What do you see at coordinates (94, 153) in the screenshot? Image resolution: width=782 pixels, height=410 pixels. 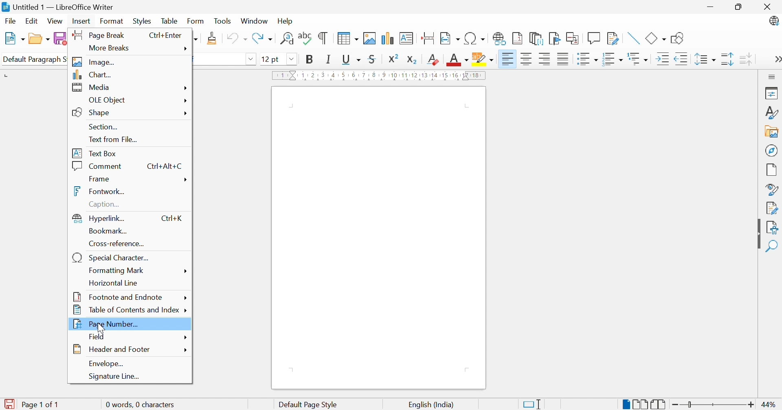 I see `Text box` at bounding box center [94, 153].